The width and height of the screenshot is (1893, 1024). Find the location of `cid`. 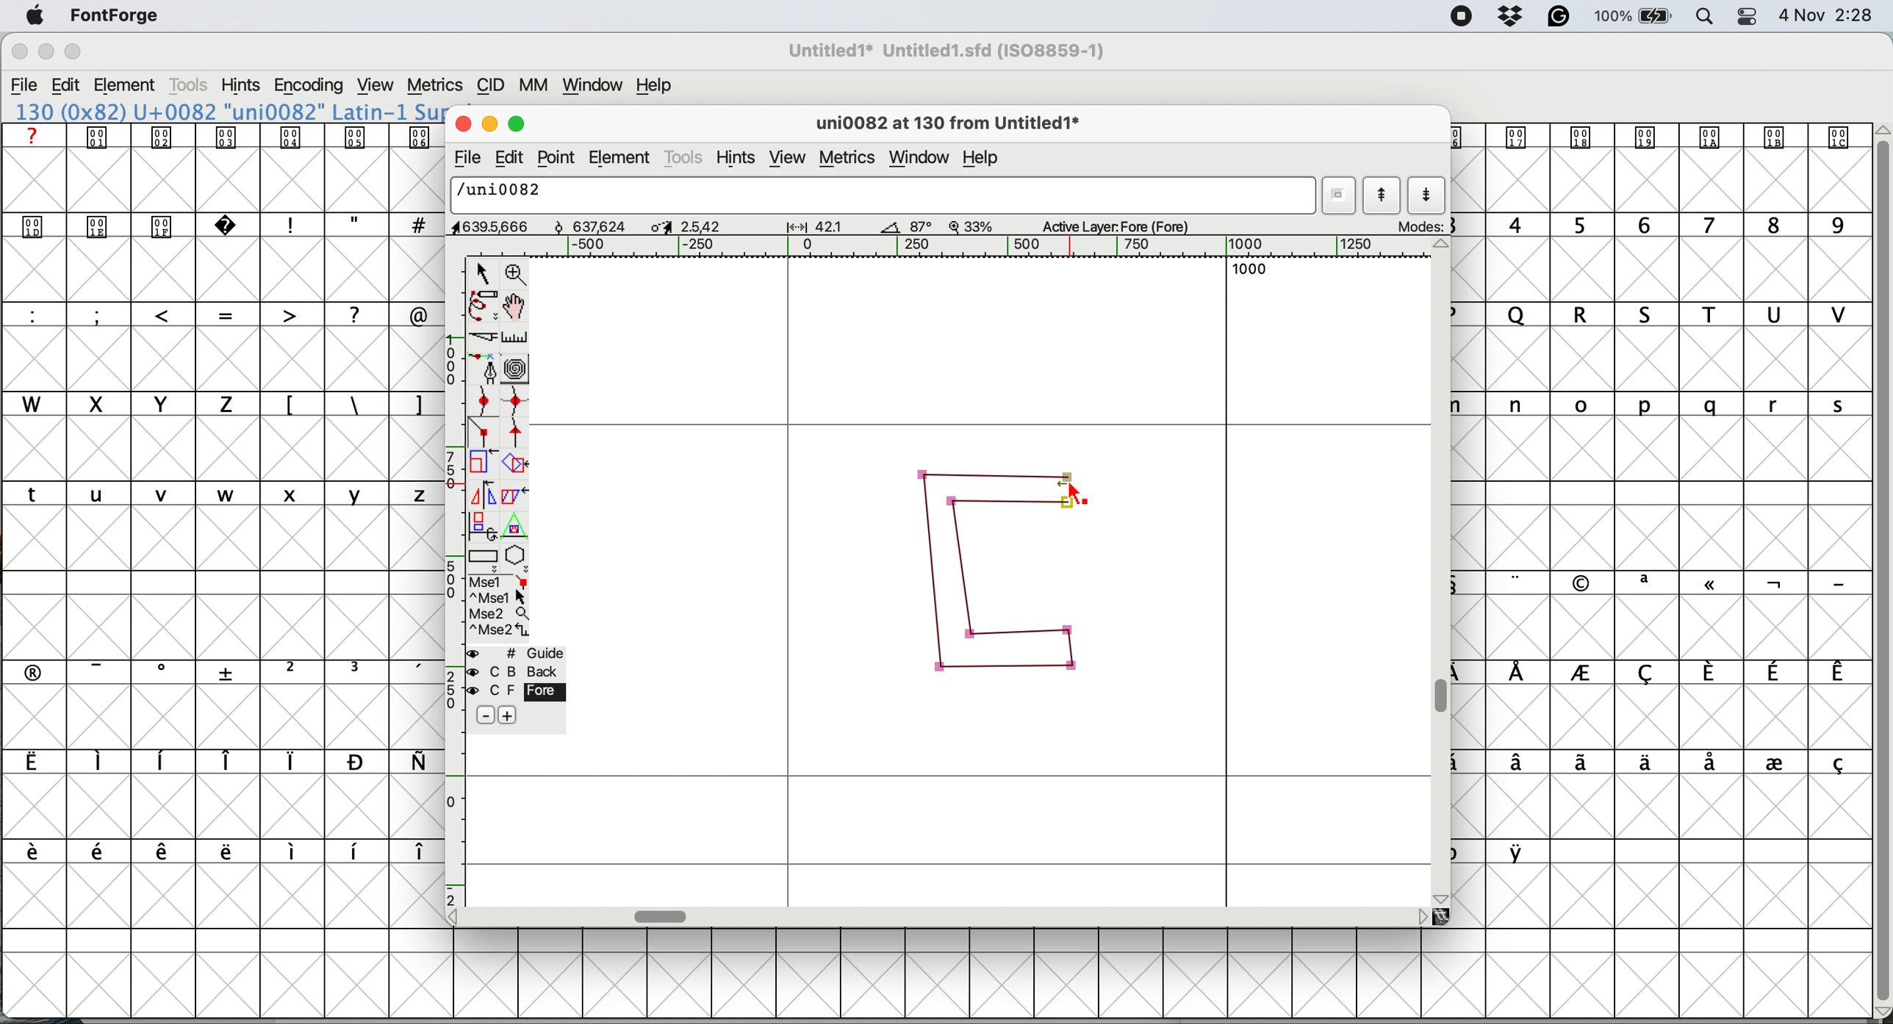

cid is located at coordinates (490, 85).